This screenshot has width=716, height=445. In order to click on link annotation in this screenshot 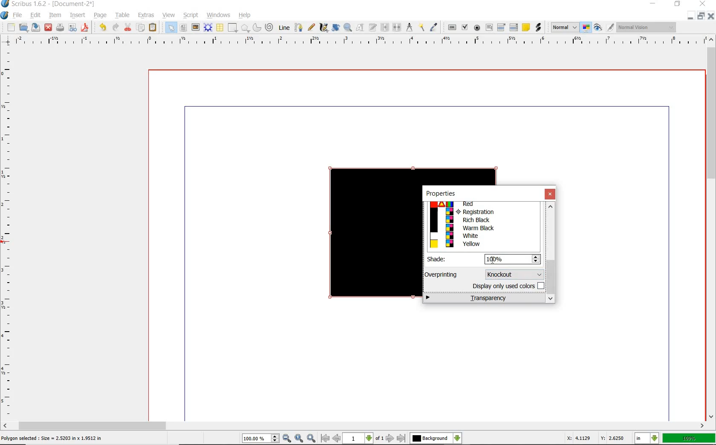, I will do `click(538, 28)`.